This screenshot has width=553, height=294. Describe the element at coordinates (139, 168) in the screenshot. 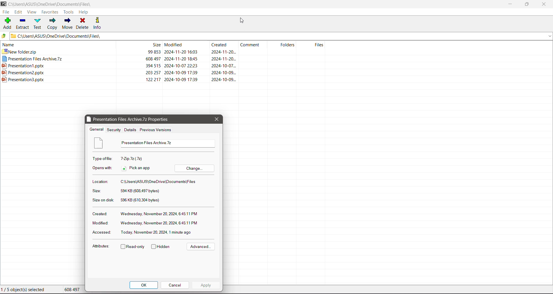

I see `Click to pick and app` at that location.